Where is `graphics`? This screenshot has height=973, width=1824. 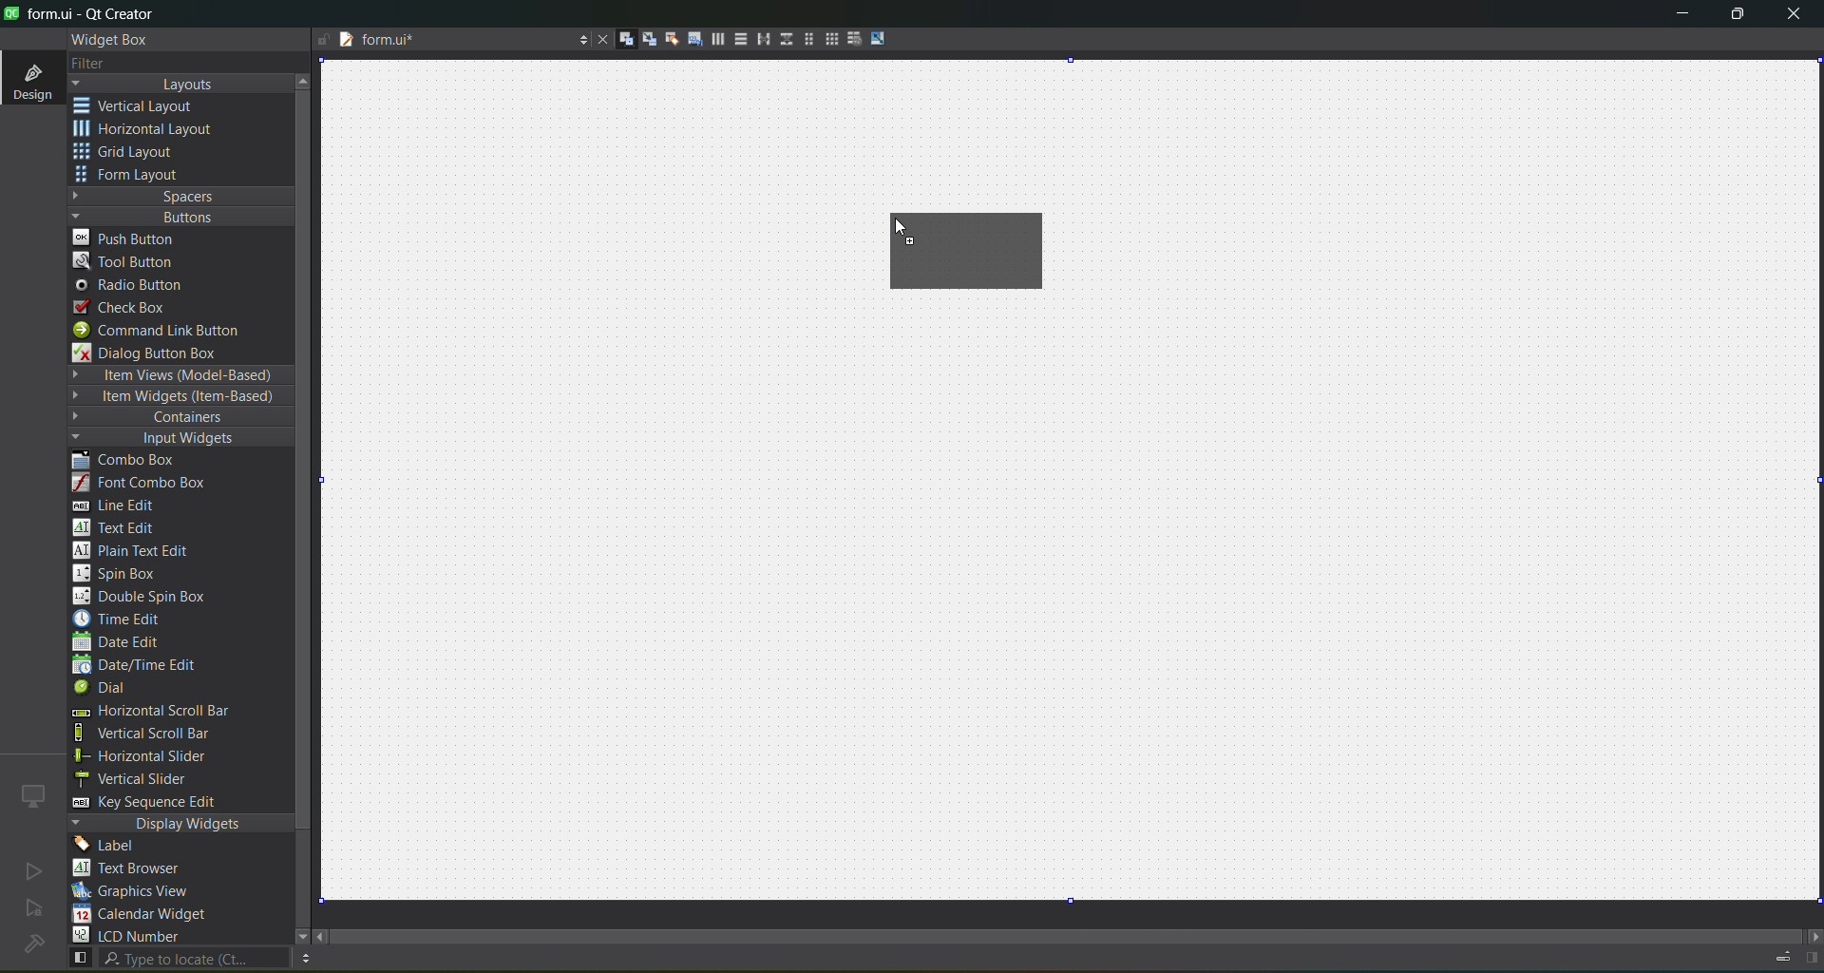 graphics is located at coordinates (139, 890).